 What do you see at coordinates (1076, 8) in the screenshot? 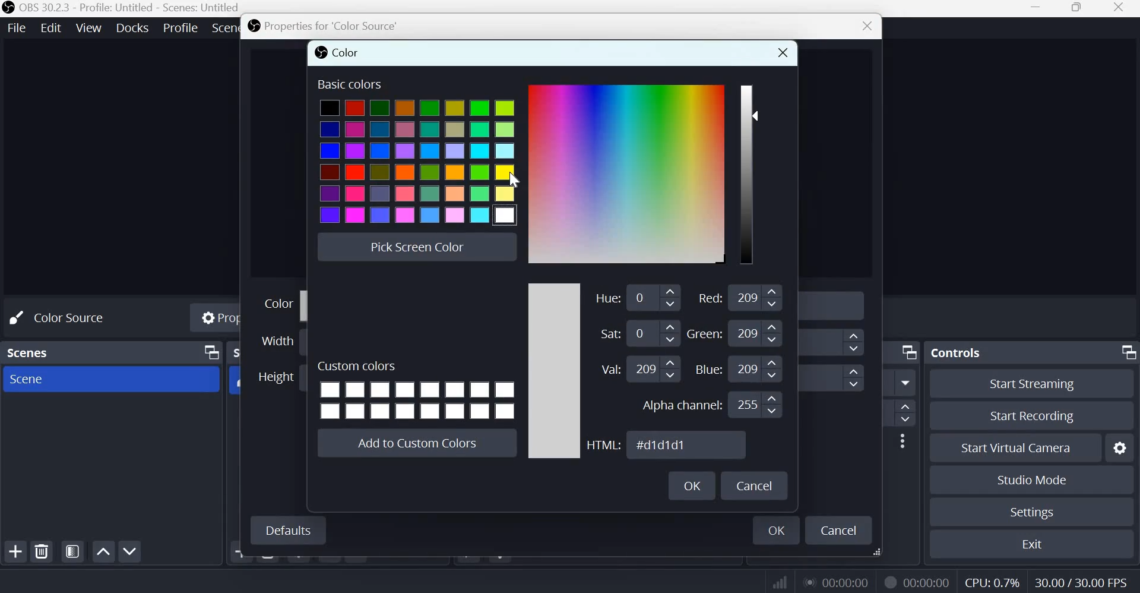
I see `Maximize` at bounding box center [1076, 8].